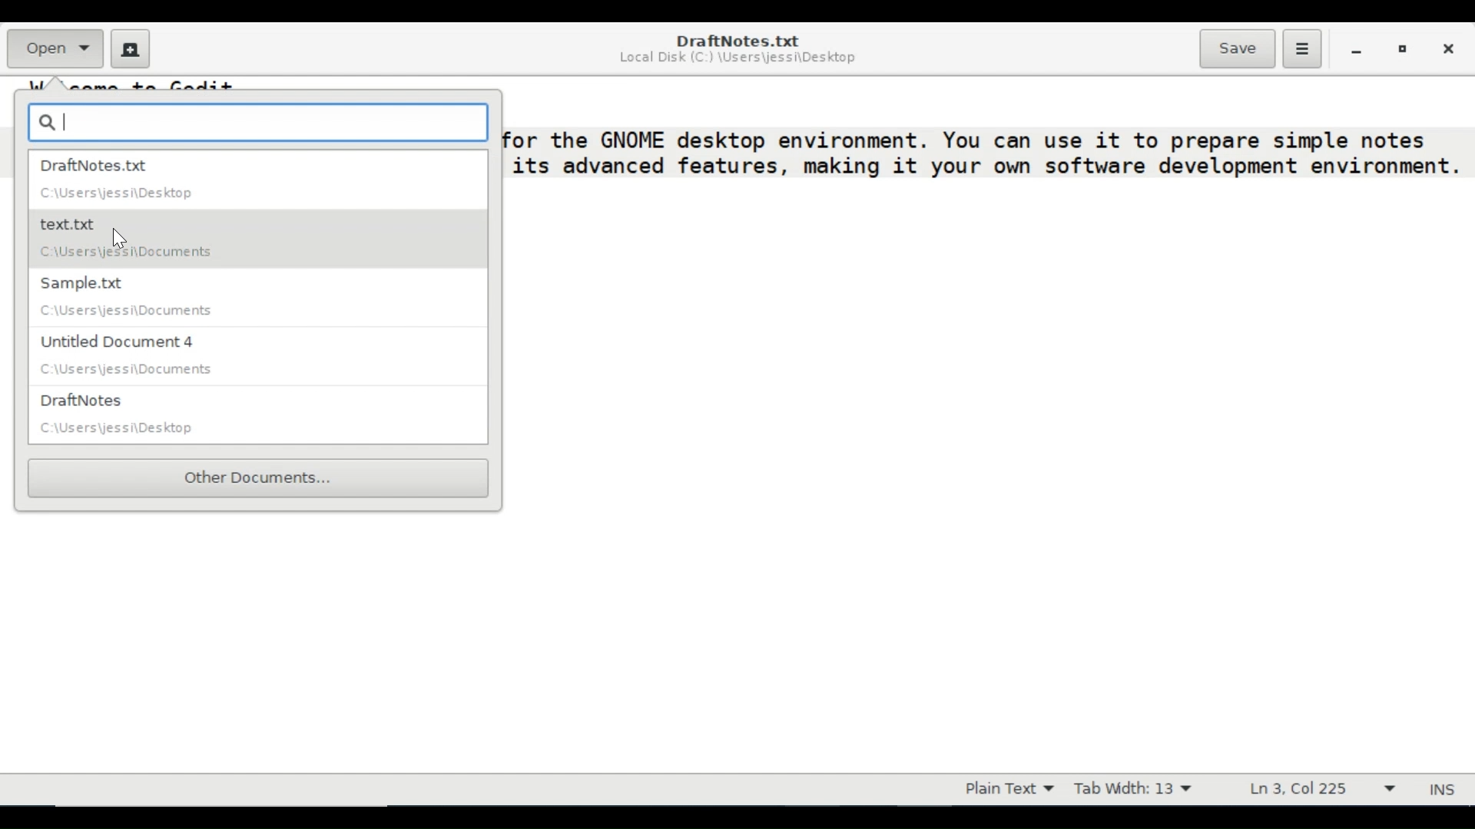 Image resolution: width=1475 pixels, height=829 pixels. What do you see at coordinates (1356, 48) in the screenshot?
I see `minimize` at bounding box center [1356, 48].